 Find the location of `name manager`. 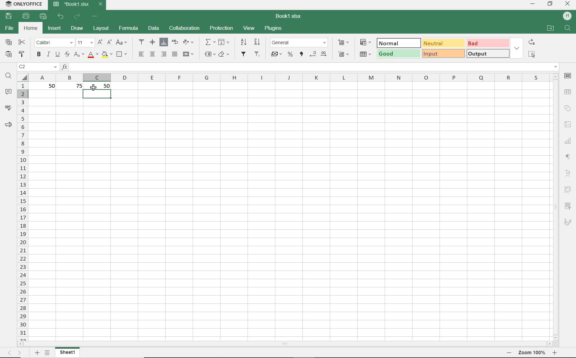

name manager is located at coordinates (38, 67).